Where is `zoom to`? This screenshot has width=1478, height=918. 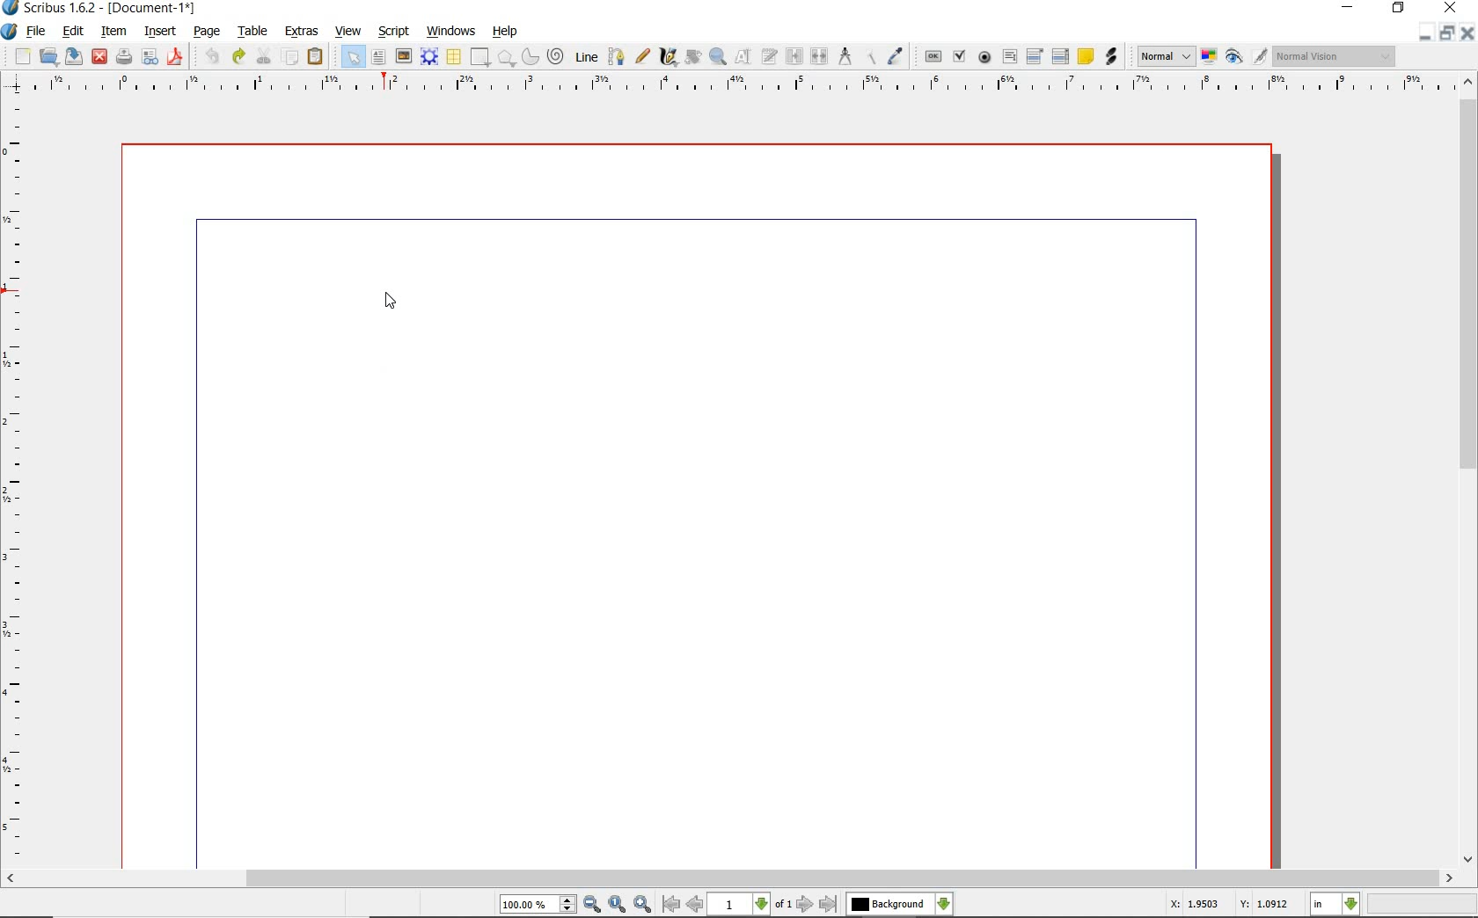
zoom to is located at coordinates (617, 905).